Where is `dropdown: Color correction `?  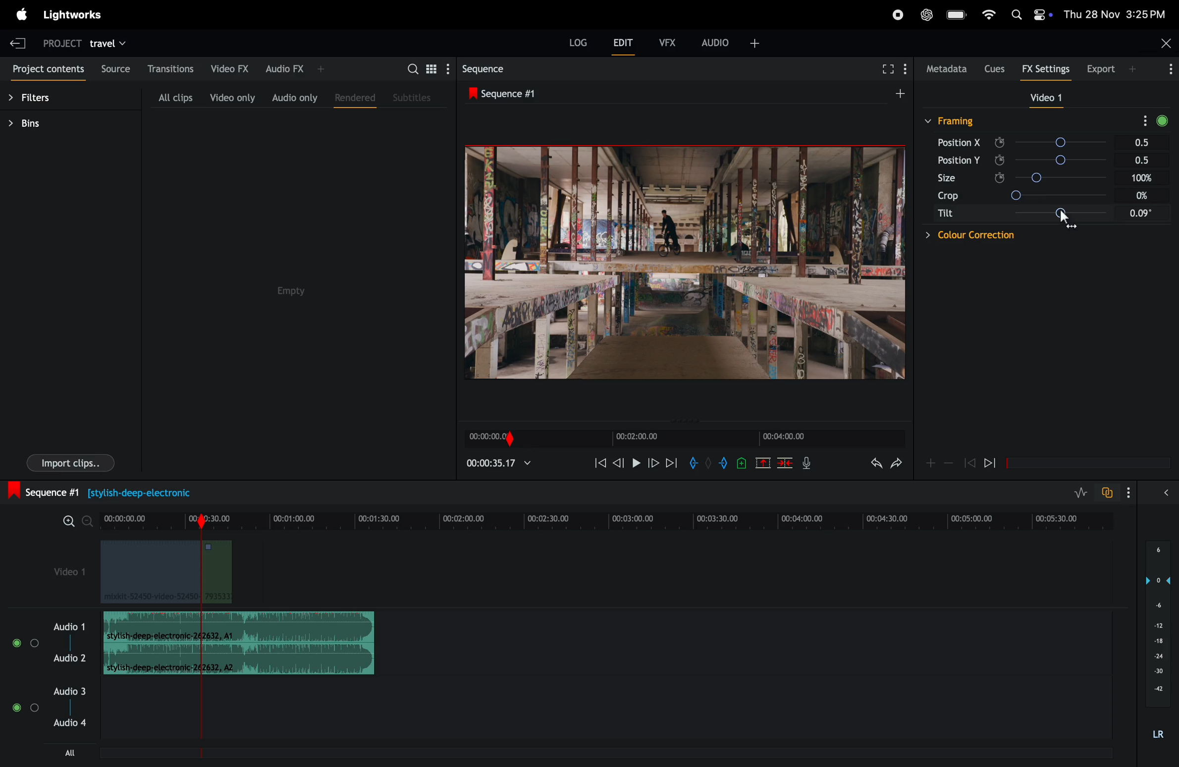 dropdown: Color correction  is located at coordinates (968, 238).